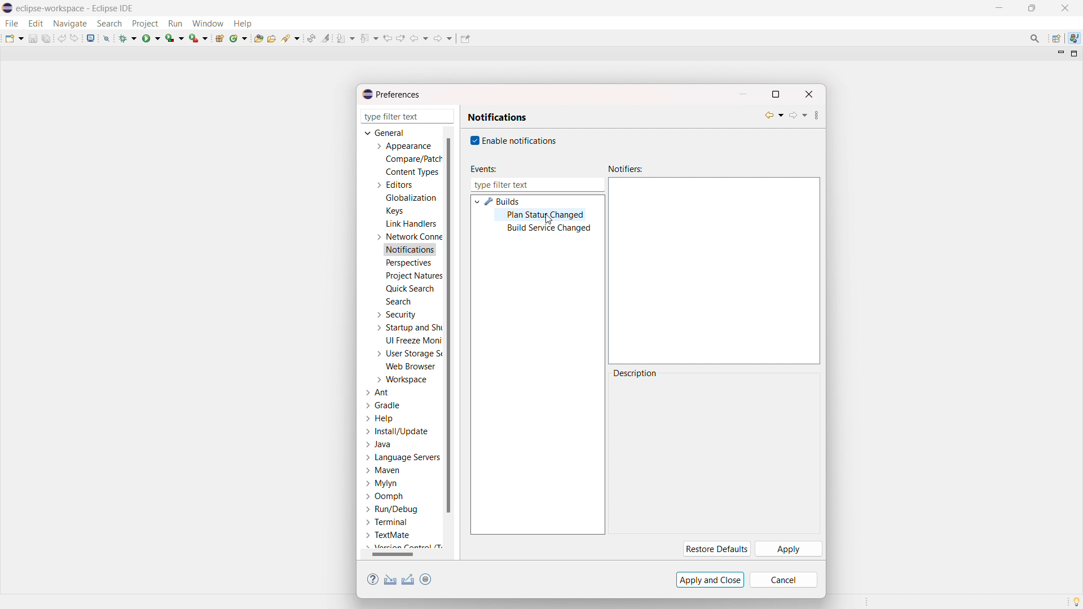 Image resolution: width=1083 pixels, height=609 pixels. I want to click on network connections, so click(407, 236).